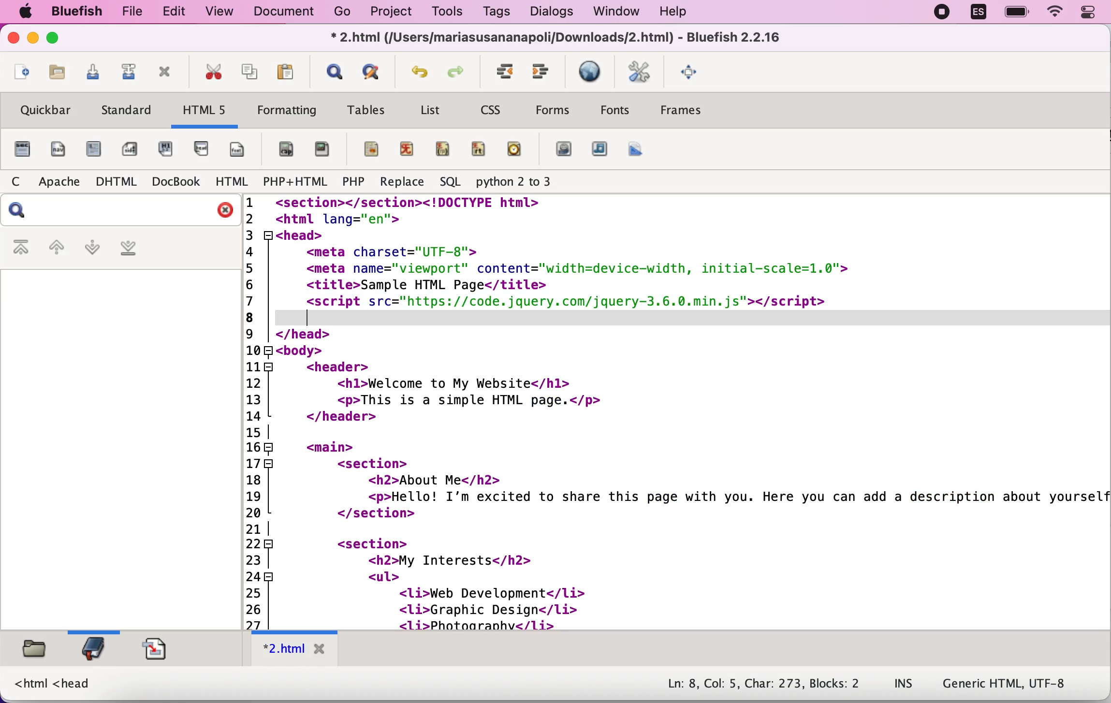 The width and height of the screenshot is (1111, 703). What do you see at coordinates (615, 12) in the screenshot?
I see `window` at bounding box center [615, 12].